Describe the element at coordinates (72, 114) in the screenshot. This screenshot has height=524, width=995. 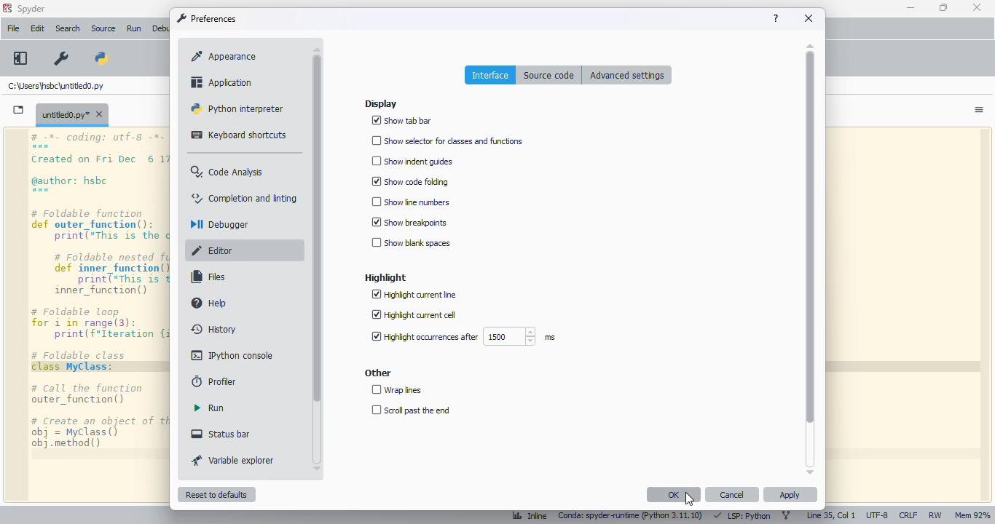
I see `untitled0.py` at that location.